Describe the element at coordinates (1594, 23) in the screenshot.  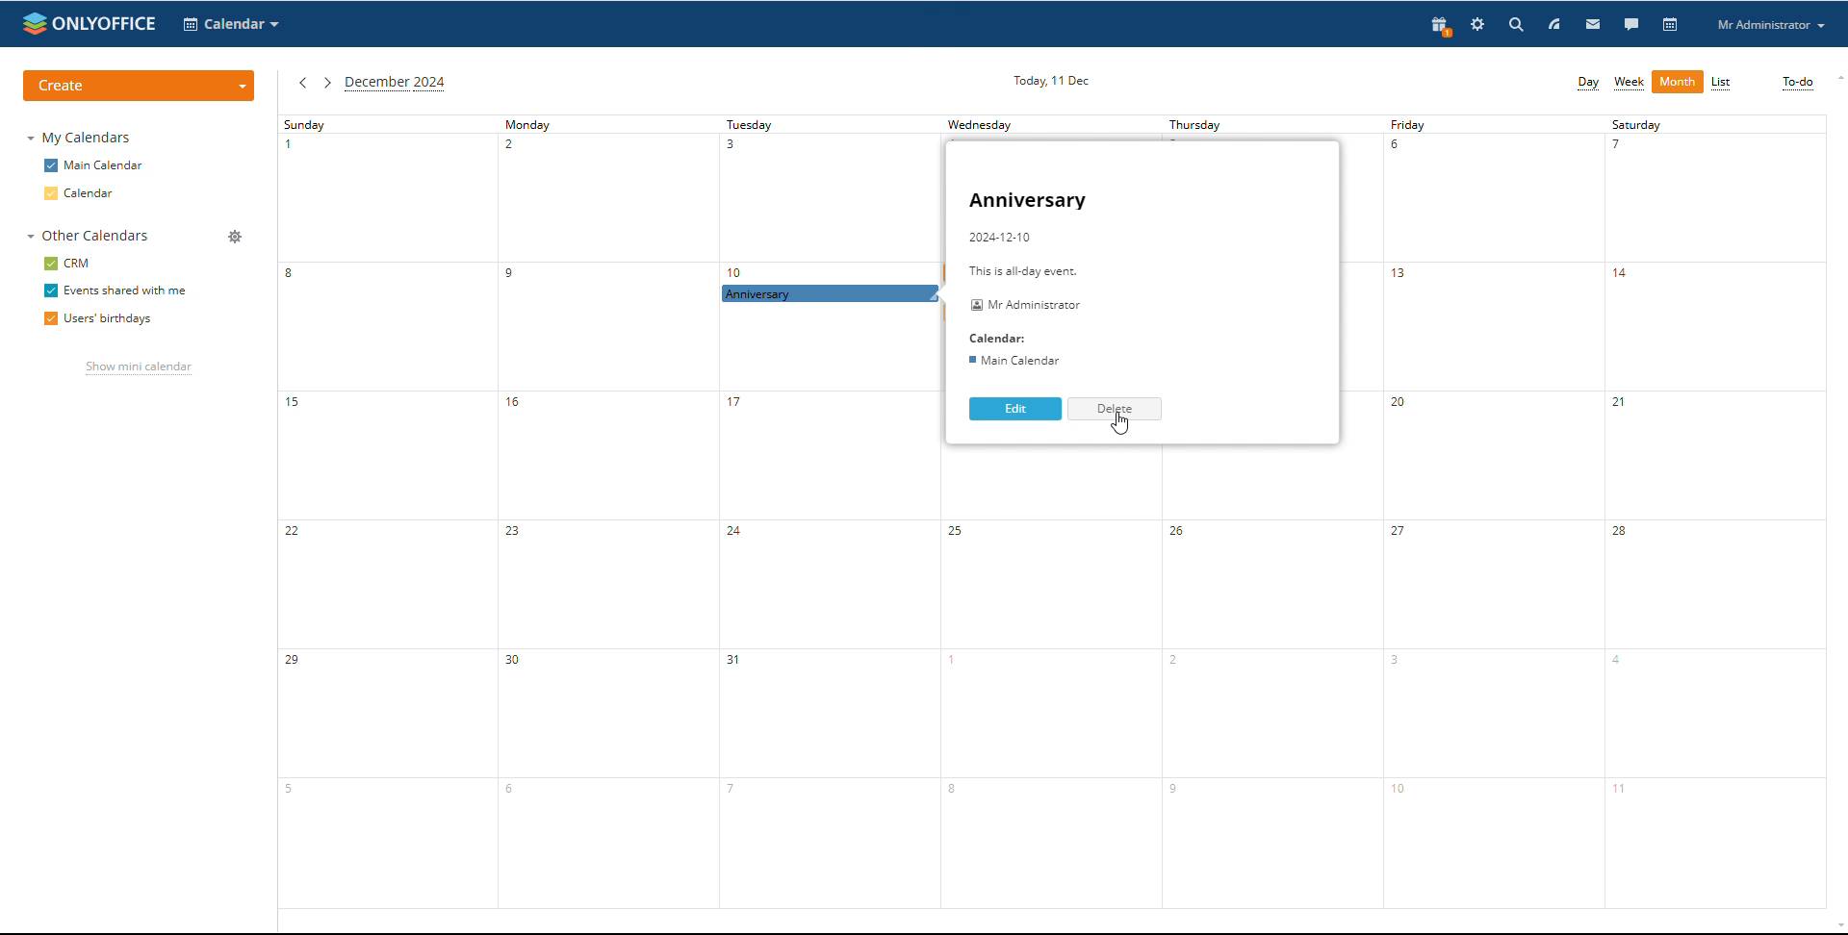
I see `mail` at that location.